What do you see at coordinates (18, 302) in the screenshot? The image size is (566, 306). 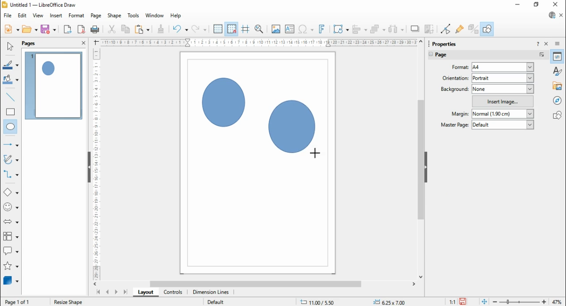 I see `Page 10f 1` at bounding box center [18, 302].